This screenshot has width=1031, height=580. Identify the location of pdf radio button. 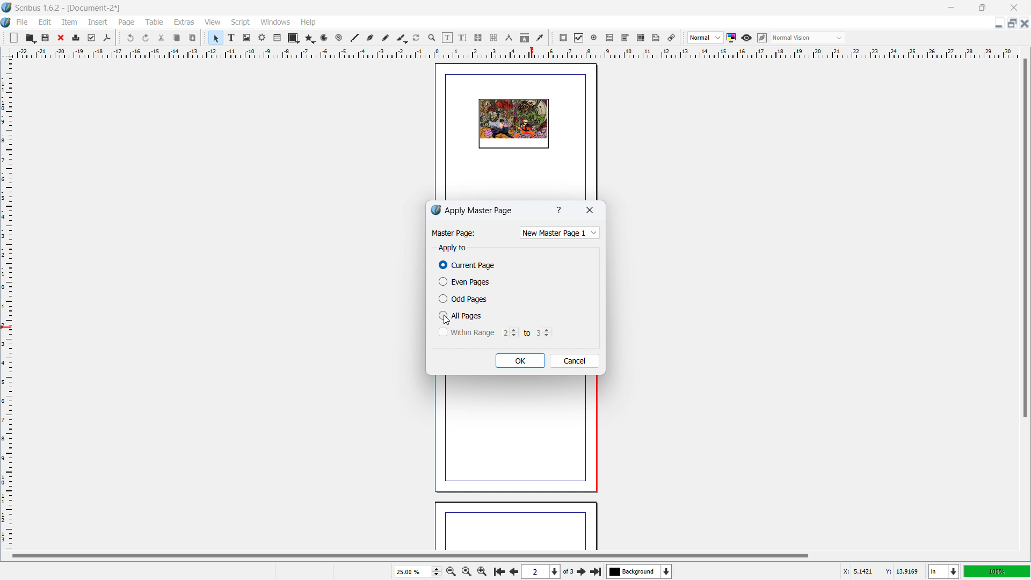
(594, 37).